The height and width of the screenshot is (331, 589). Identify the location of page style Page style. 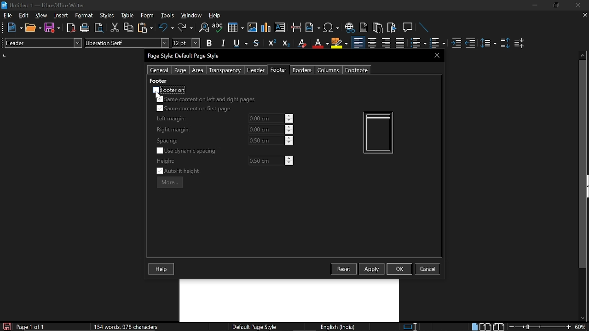
(256, 327).